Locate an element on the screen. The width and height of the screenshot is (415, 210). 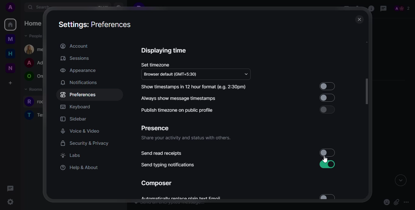
people dropdown is located at coordinates (34, 36).